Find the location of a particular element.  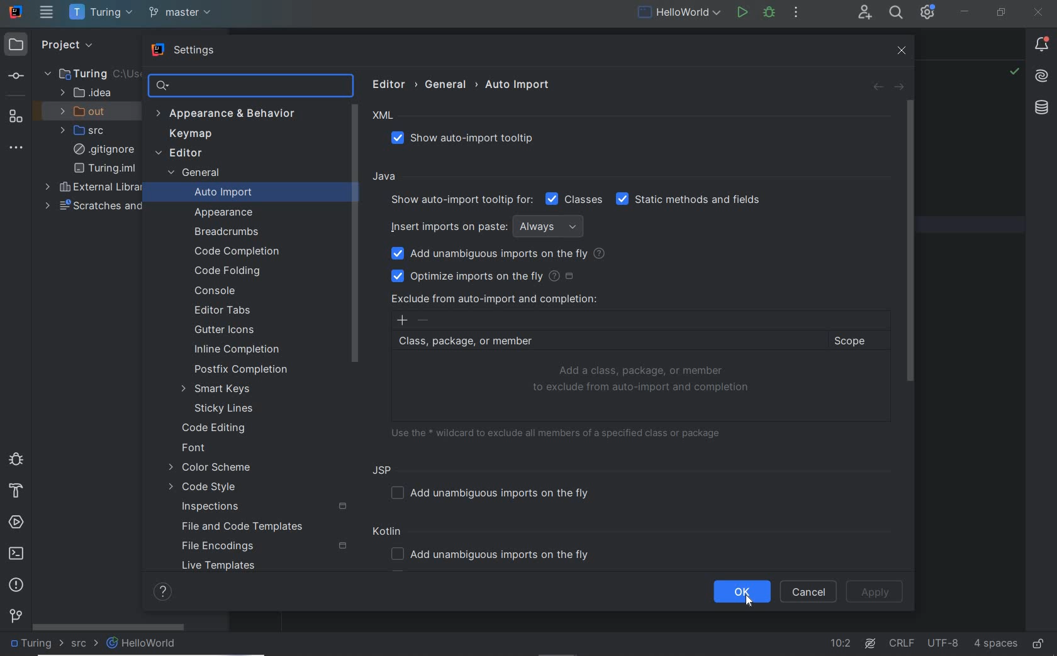

SETTINGS is located at coordinates (185, 52).